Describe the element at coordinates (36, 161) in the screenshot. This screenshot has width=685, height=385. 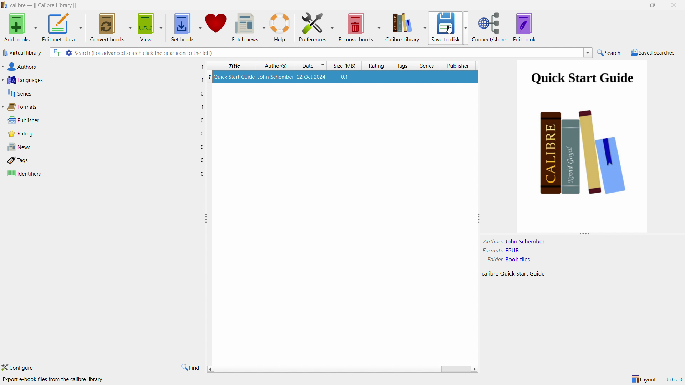
I see `Tags` at that location.